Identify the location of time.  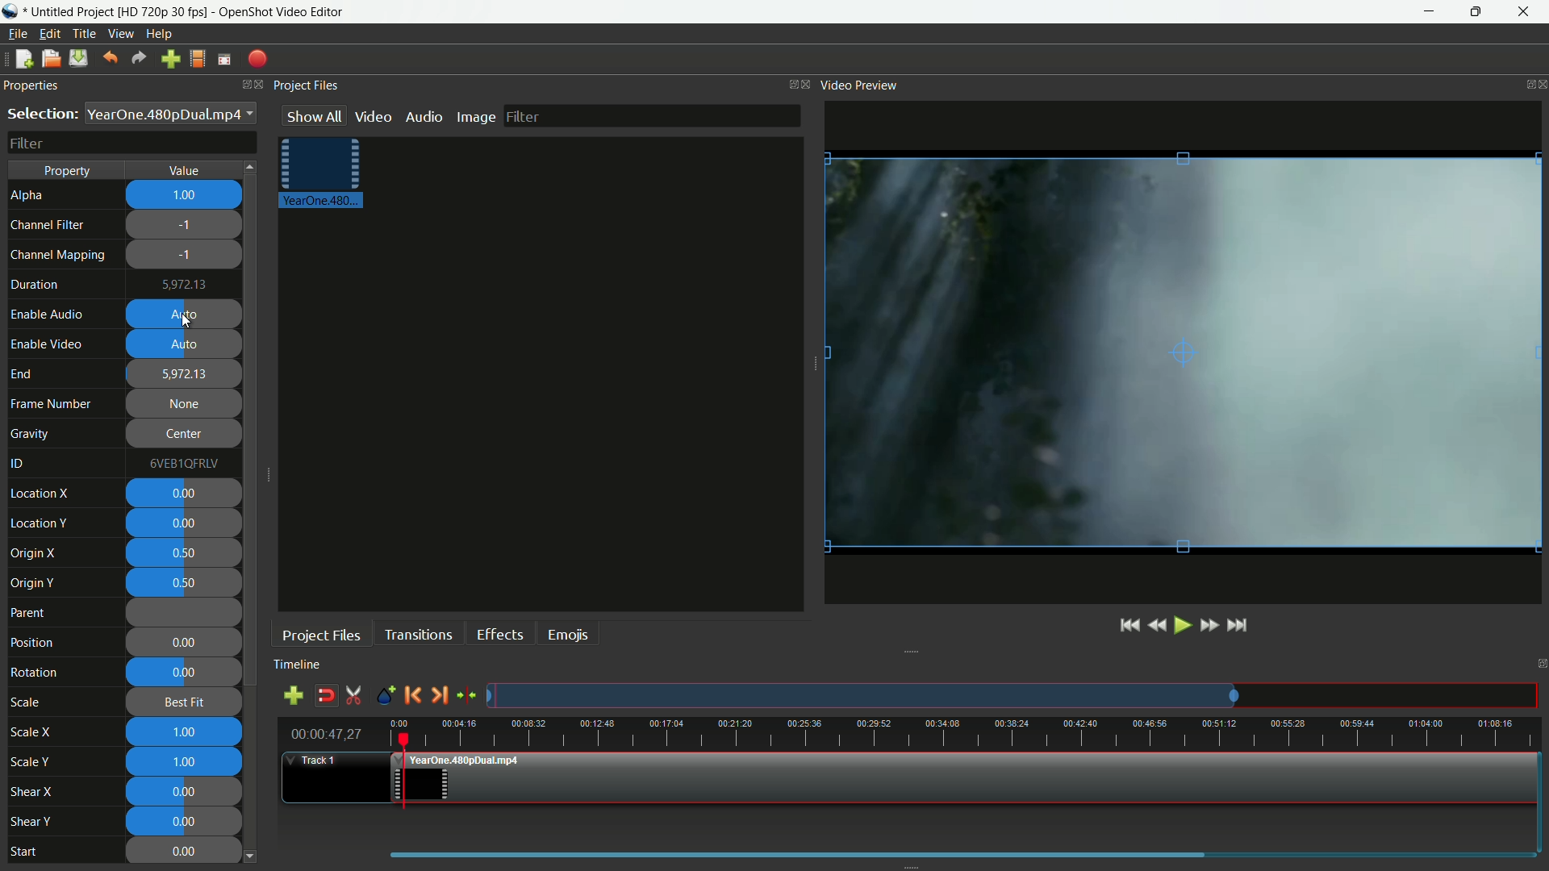
(969, 729).